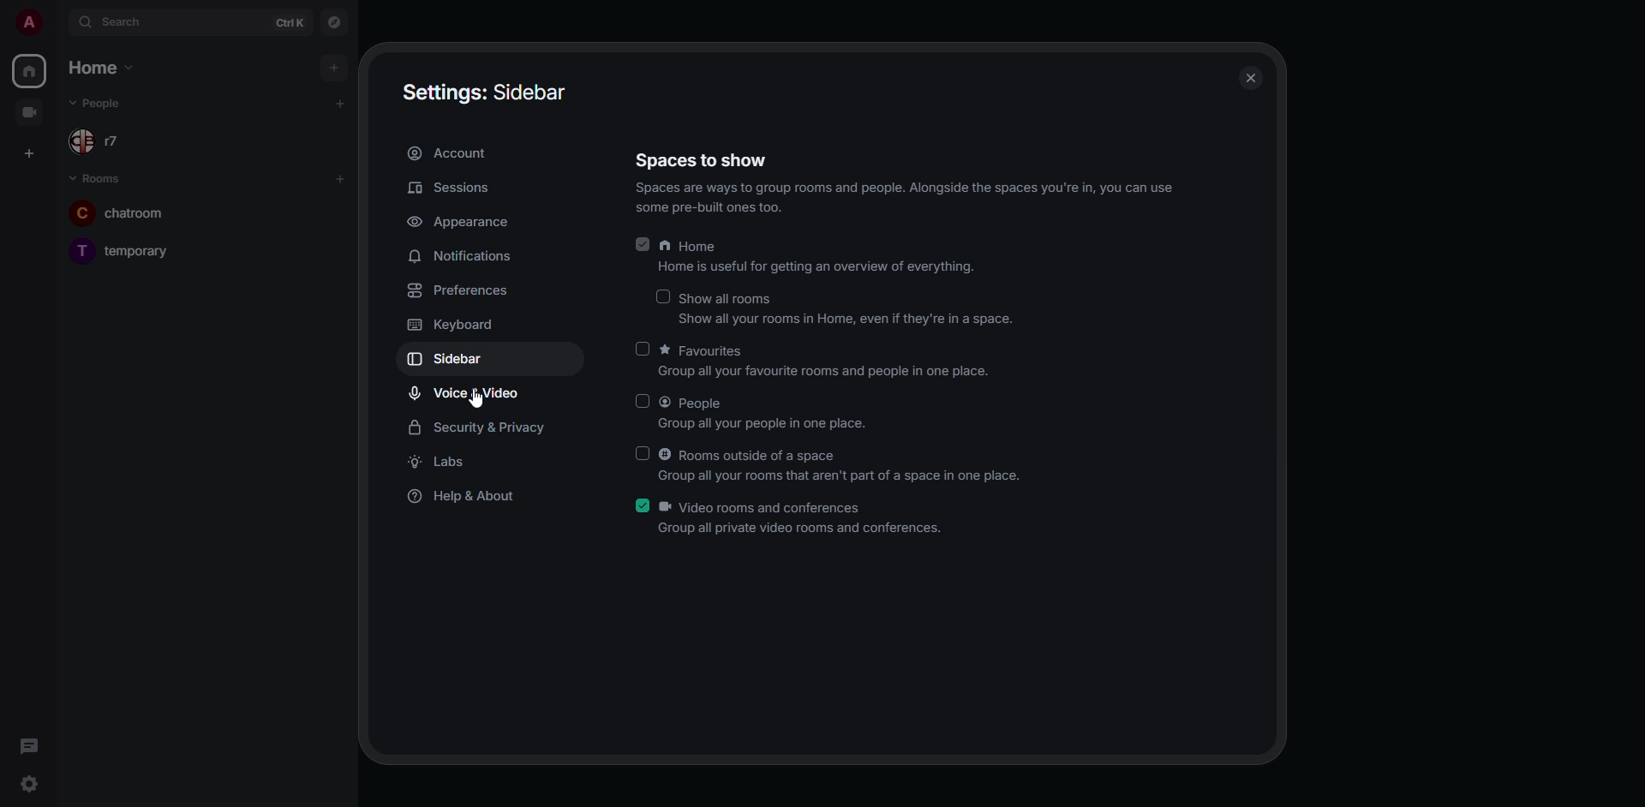  Describe the element at coordinates (1253, 77) in the screenshot. I see `close` at that location.